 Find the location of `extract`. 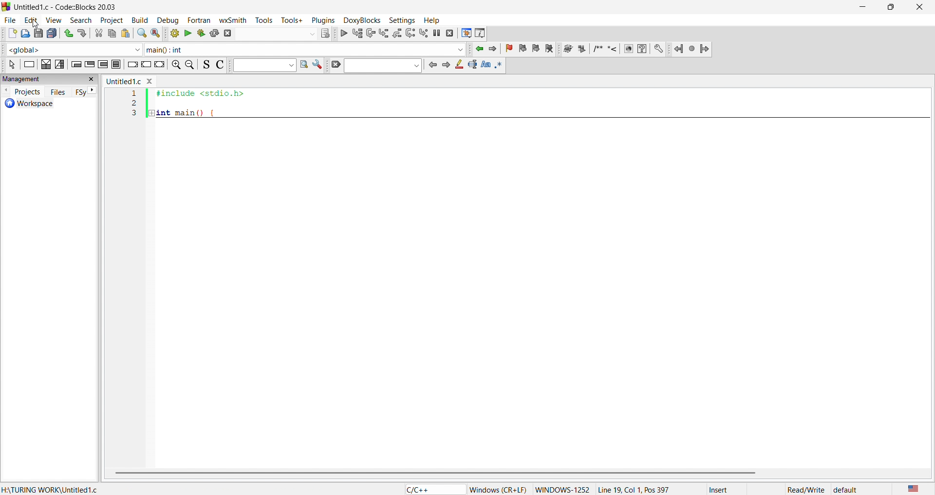

extract is located at coordinates (582, 50).